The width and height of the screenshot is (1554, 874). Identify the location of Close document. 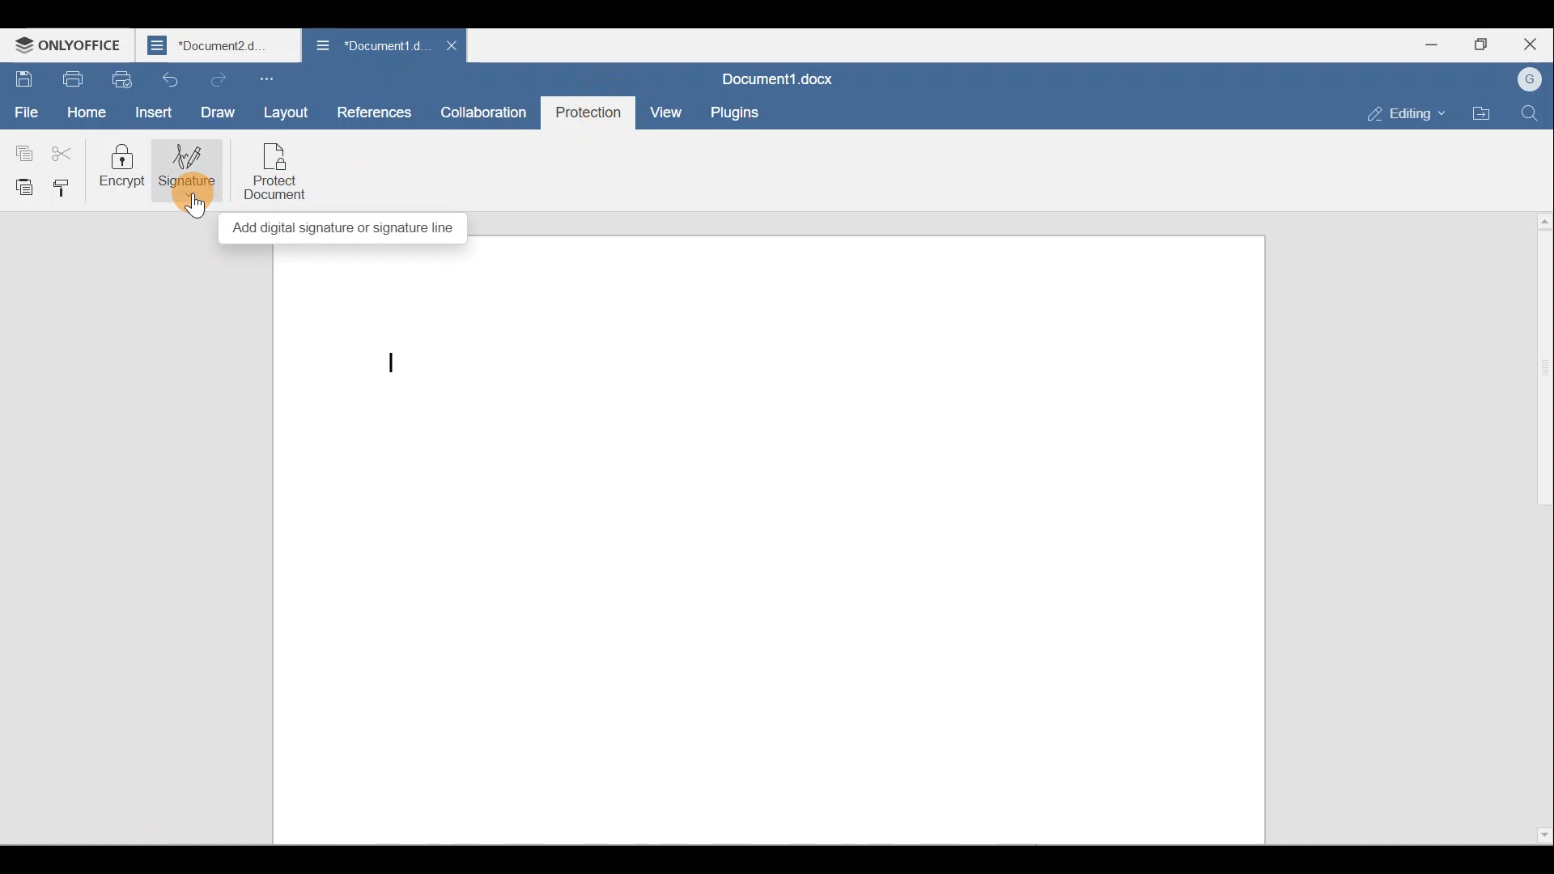
(453, 45).